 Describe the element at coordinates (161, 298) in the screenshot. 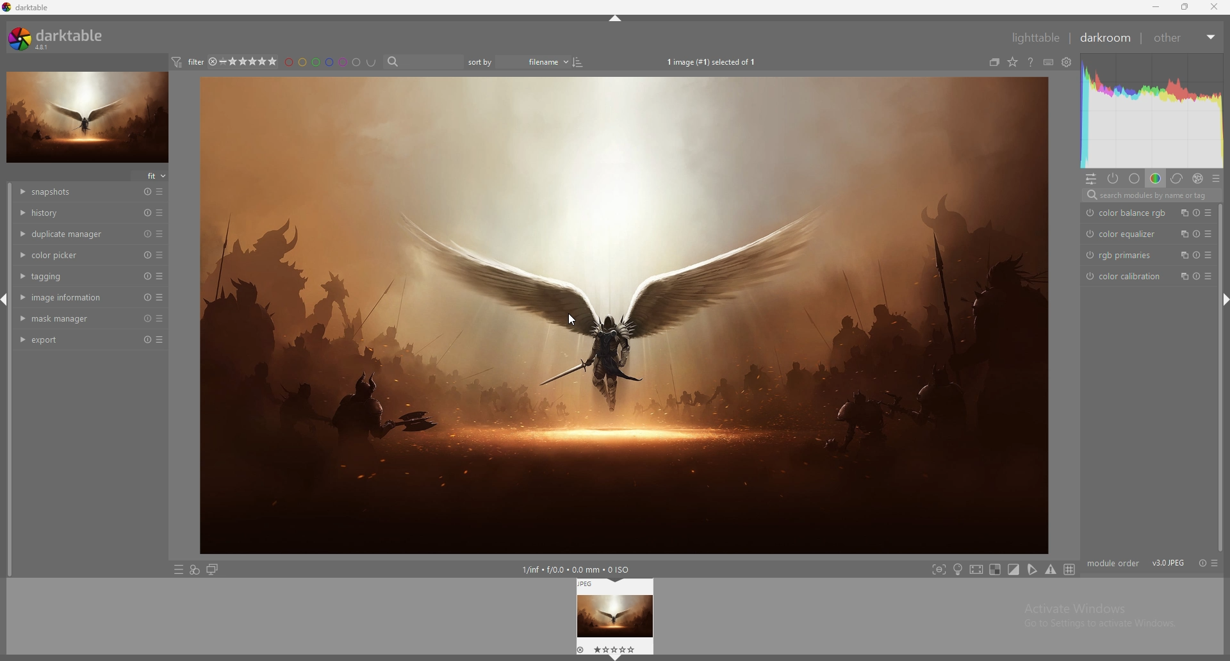

I see `preset` at that location.